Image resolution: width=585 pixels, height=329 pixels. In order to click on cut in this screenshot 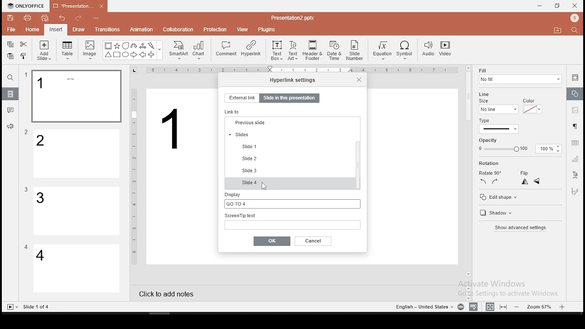, I will do `click(24, 44)`.